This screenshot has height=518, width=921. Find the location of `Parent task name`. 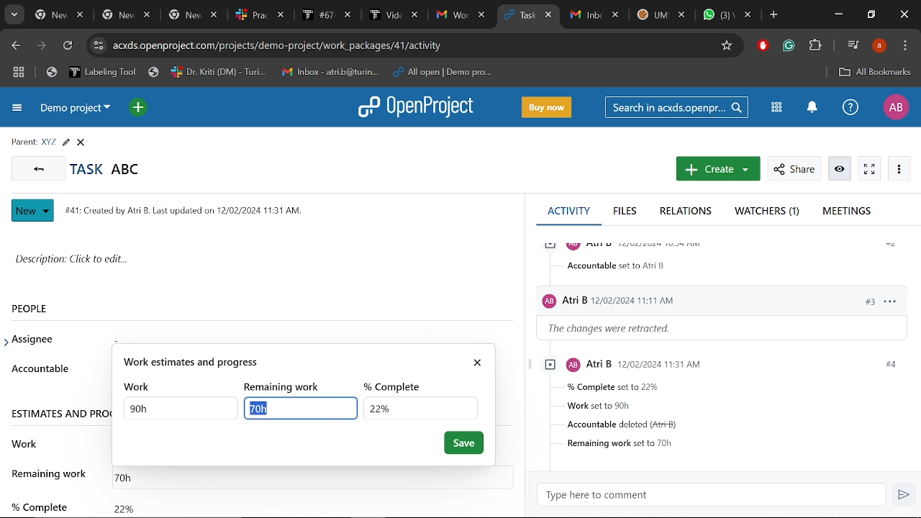

Parent task name is located at coordinates (47, 142).